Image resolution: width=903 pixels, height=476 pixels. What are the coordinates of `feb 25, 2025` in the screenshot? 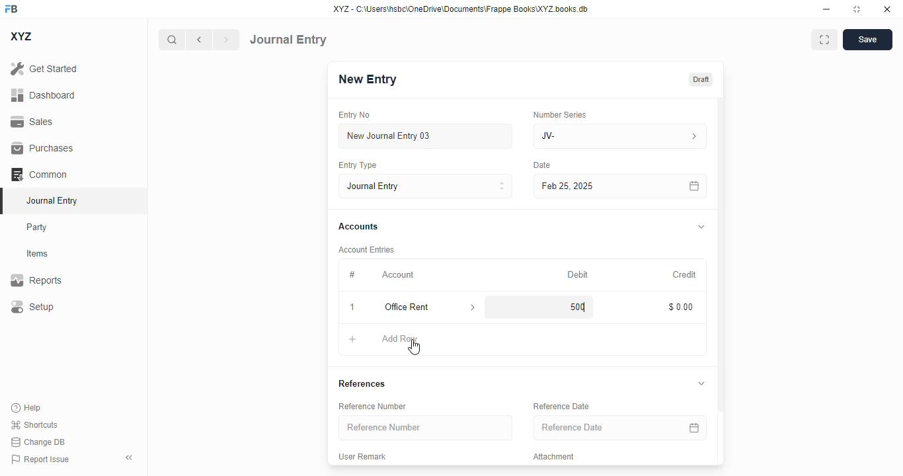 It's located at (602, 186).